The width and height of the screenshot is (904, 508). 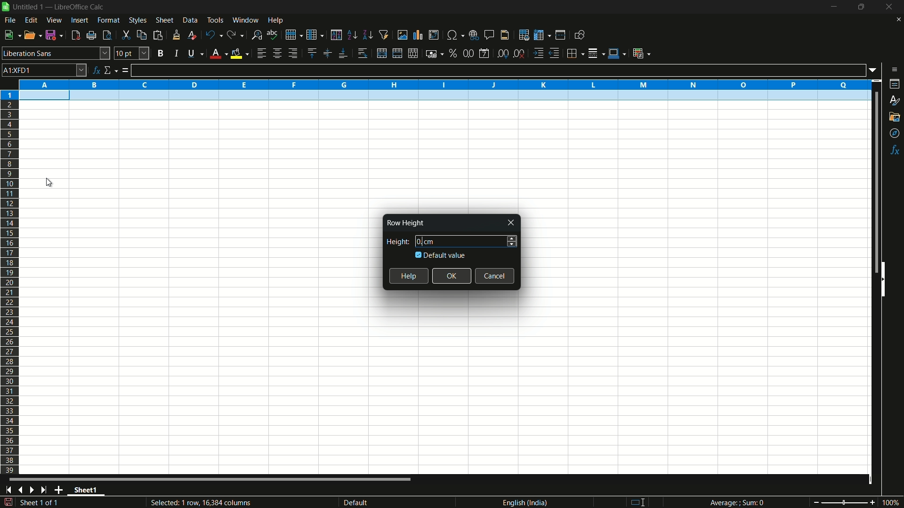 What do you see at coordinates (34, 490) in the screenshot?
I see `next sheet` at bounding box center [34, 490].